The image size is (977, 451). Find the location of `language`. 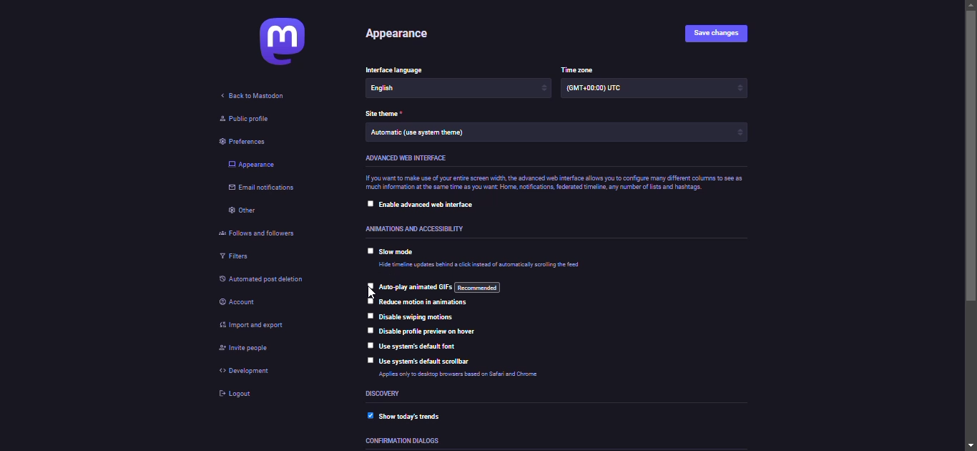

language is located at coordinates (395, 67).